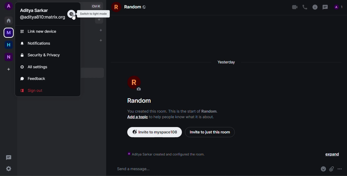  Describe the element at coordinates (9, 57) in the screenshot. I see `new` at that location.